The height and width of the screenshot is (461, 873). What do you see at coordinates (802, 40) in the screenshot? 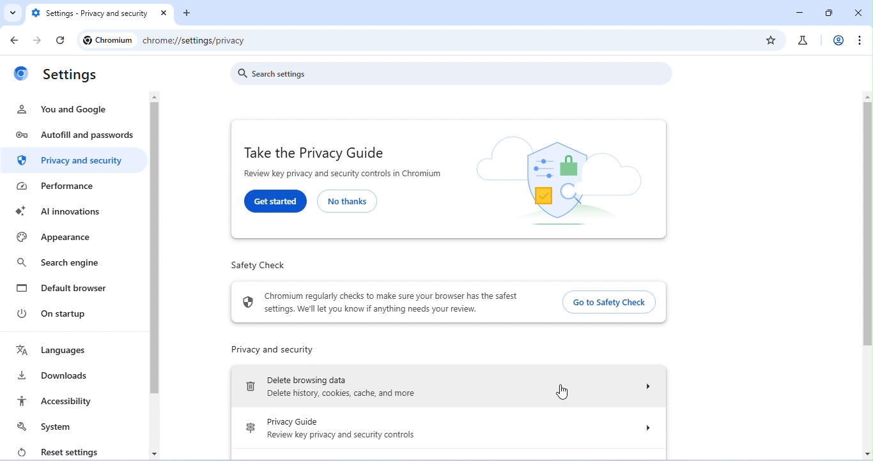
I see `chrome labs` at bounding box center [802, 40].